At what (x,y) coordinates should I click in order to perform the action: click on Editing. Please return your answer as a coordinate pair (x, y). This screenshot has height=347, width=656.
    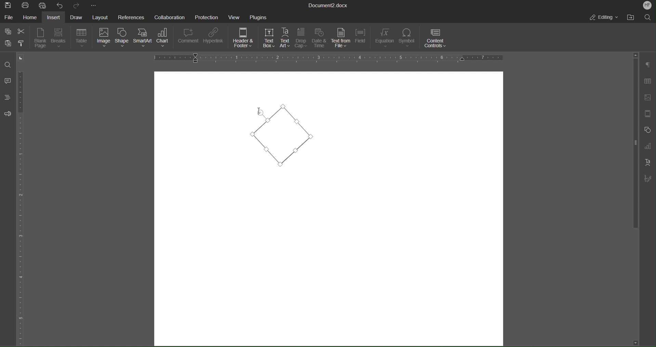
    Looking at the image, I should click on (605, 18).